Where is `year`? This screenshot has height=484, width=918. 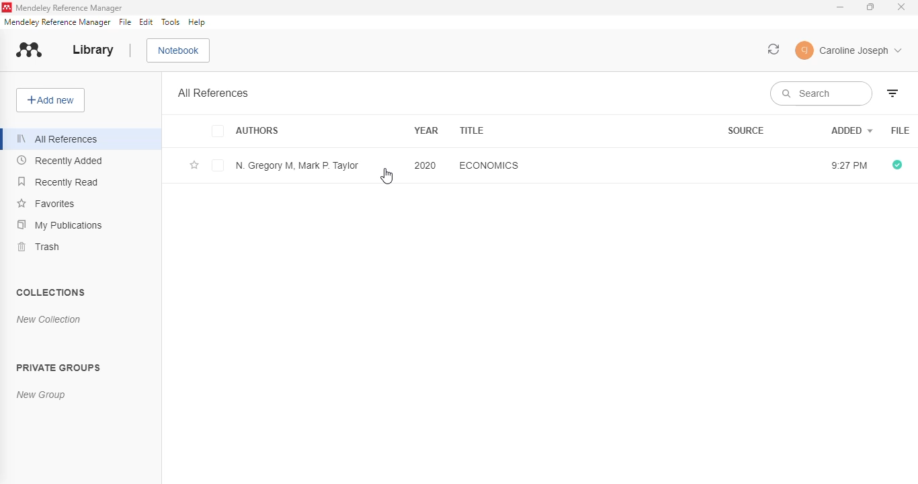 year is located at coordinates (426, 130).